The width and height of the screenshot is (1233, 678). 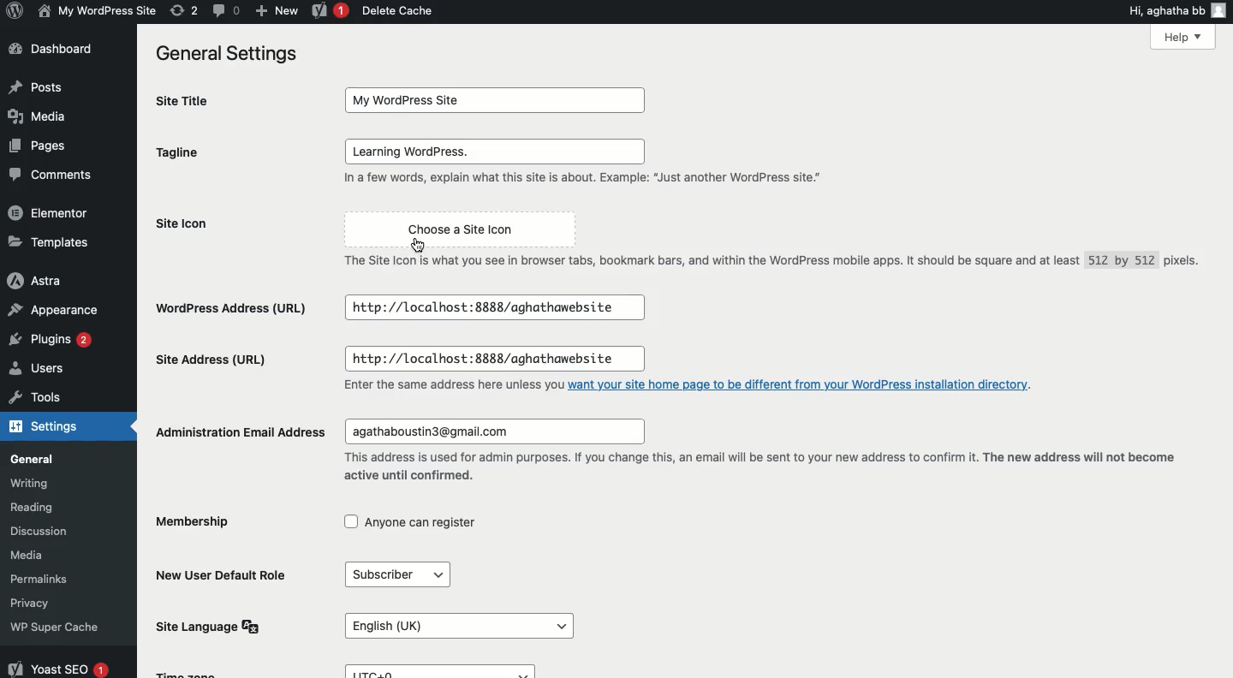 I want to click on Administration email address, so click(x=241, y=432).